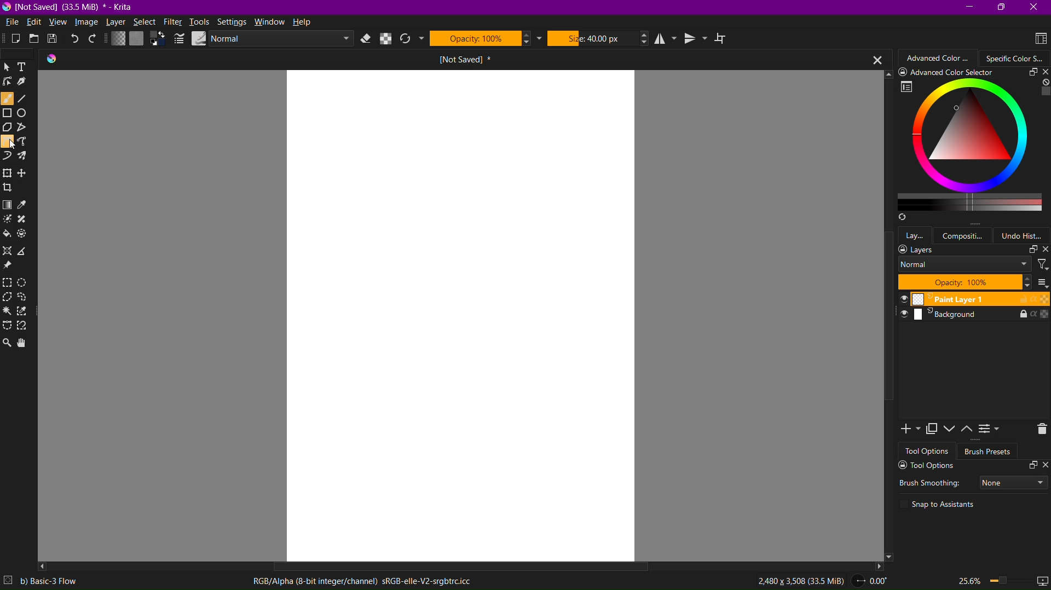 The image size is (1051, 590). I want to click on Reference Images Tool, so click(9, 267).